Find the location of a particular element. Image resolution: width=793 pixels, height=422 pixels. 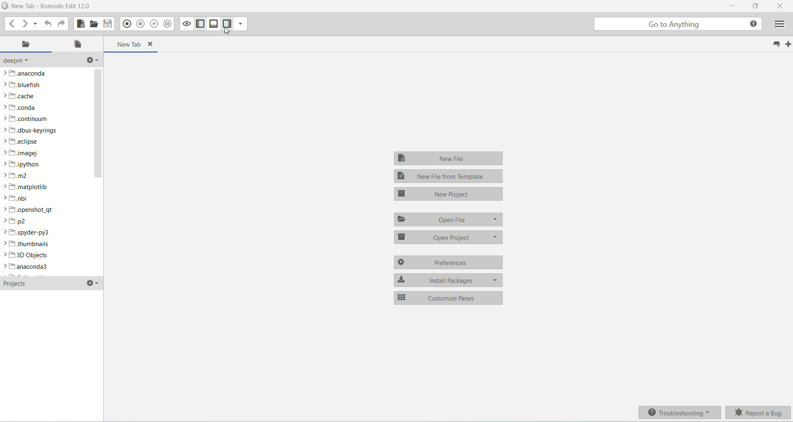

new tab is located at coordinates (132, 44).